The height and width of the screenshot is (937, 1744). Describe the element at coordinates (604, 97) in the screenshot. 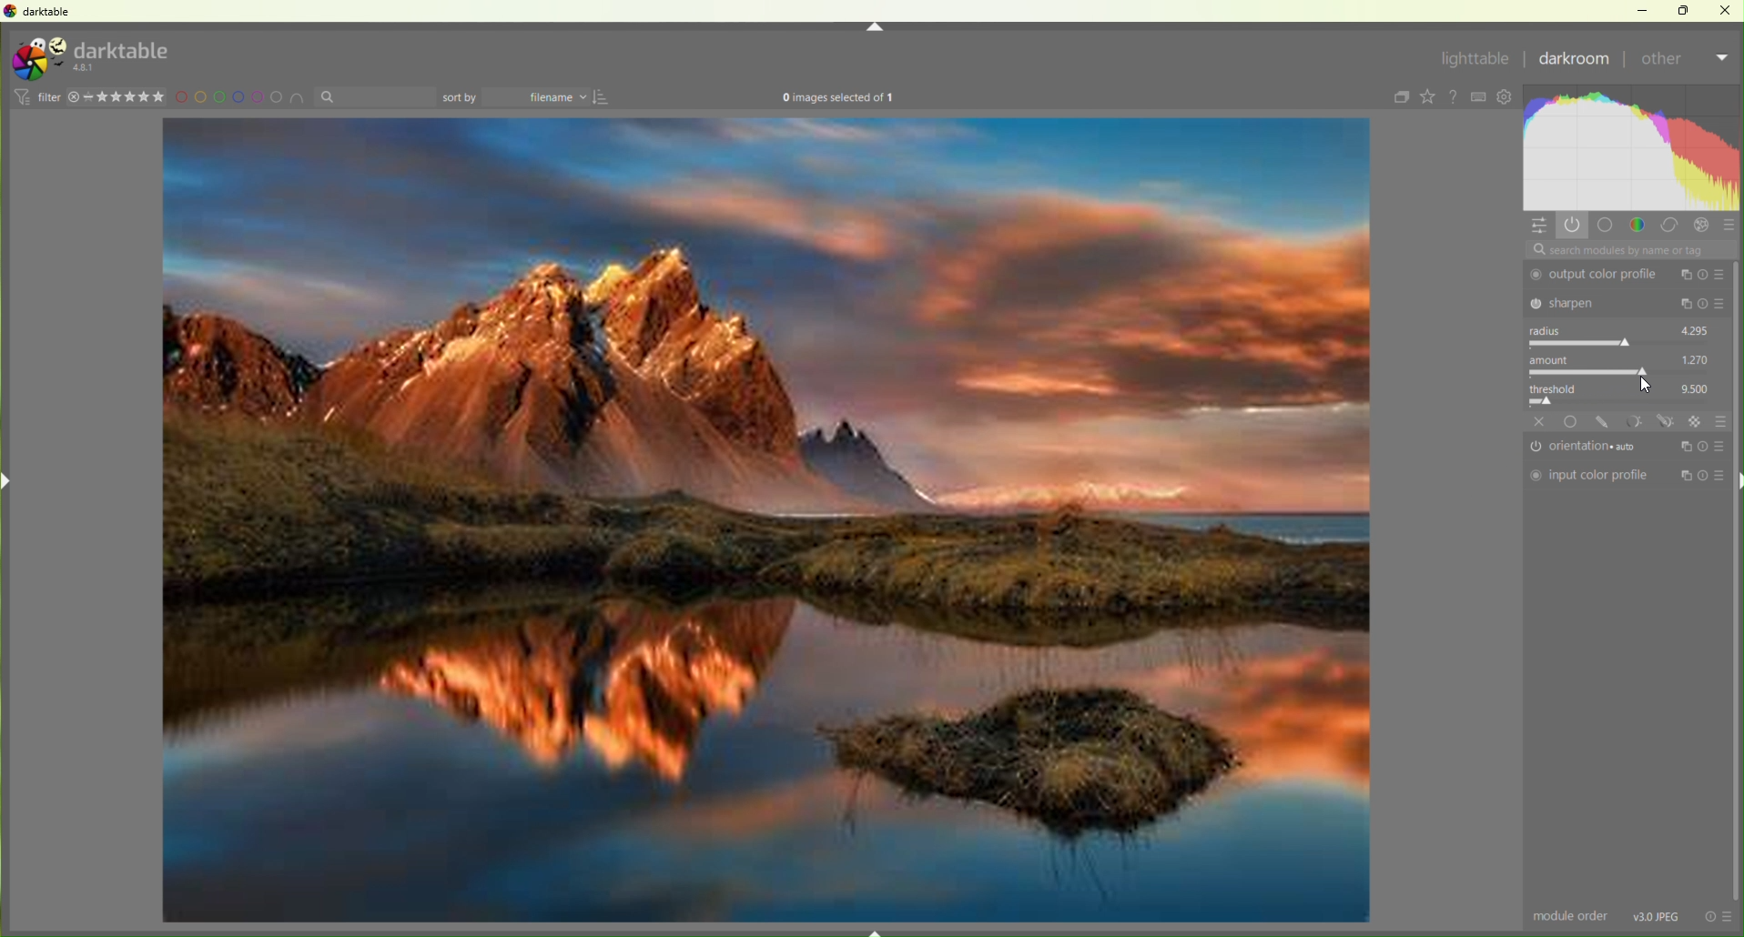

I see `sort` at that location.